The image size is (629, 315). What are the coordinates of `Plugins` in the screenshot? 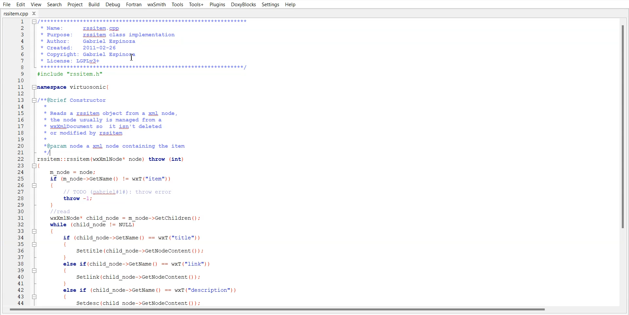 It's located at (217, 4).